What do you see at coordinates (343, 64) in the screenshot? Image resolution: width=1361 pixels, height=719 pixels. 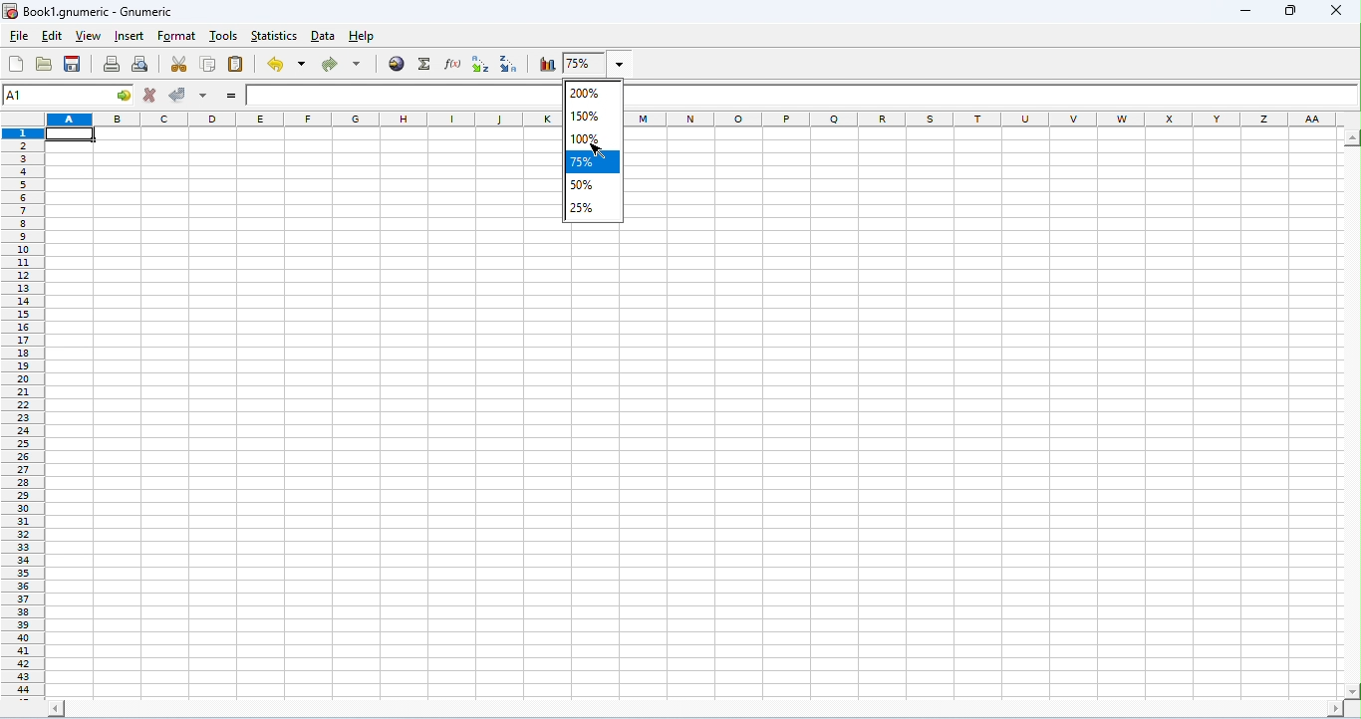 I see `redo` at bounding box center [343, 64].